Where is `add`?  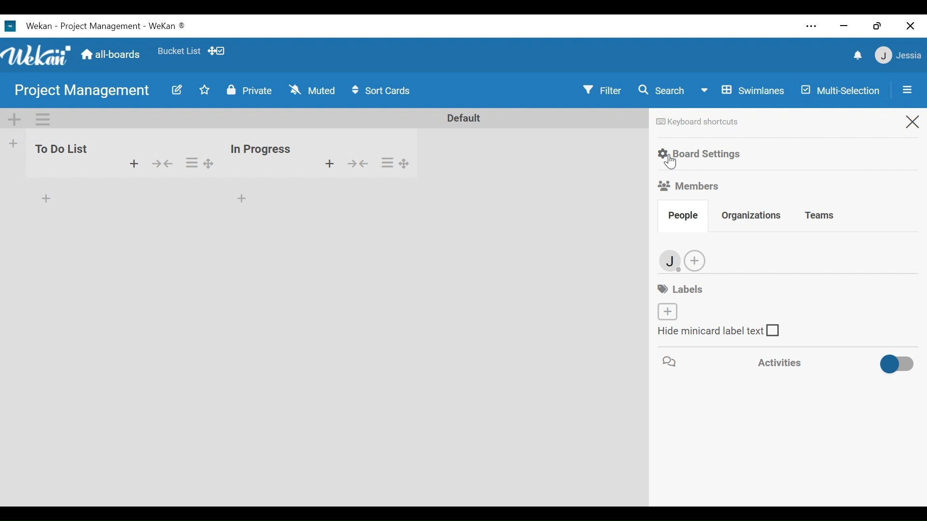 add is located at coordinates (42, 197).